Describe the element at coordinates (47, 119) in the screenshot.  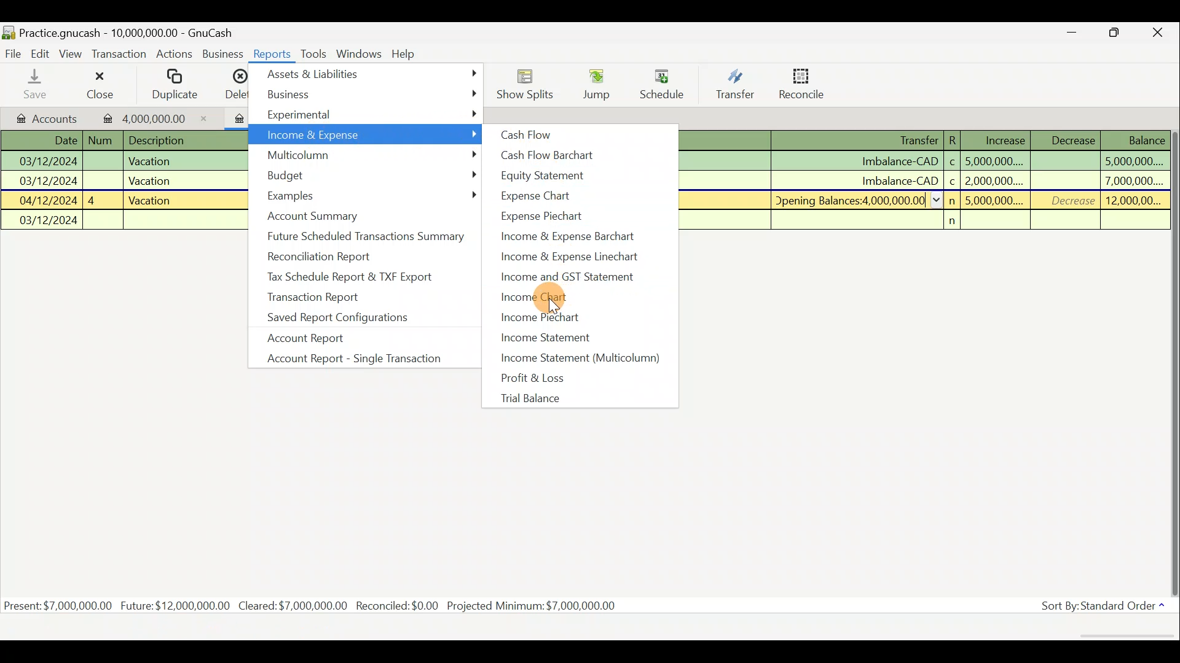
I see `Accounts` at that location.